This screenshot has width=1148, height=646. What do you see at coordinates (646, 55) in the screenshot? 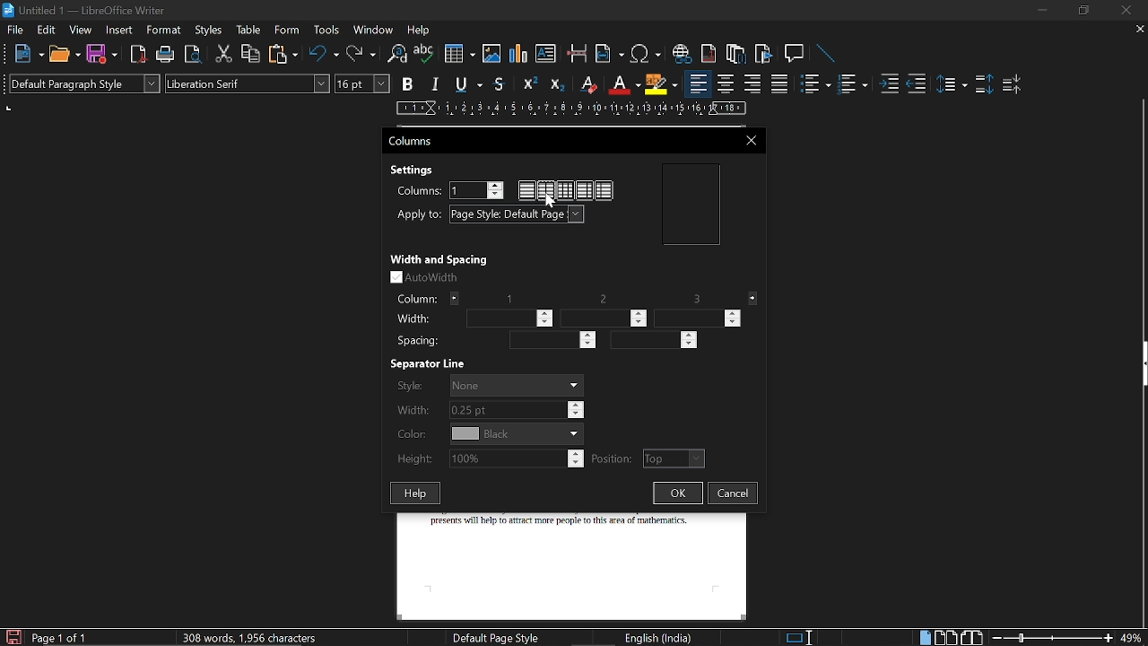
I see `insert Symbol` at bounding box center [646, 55].